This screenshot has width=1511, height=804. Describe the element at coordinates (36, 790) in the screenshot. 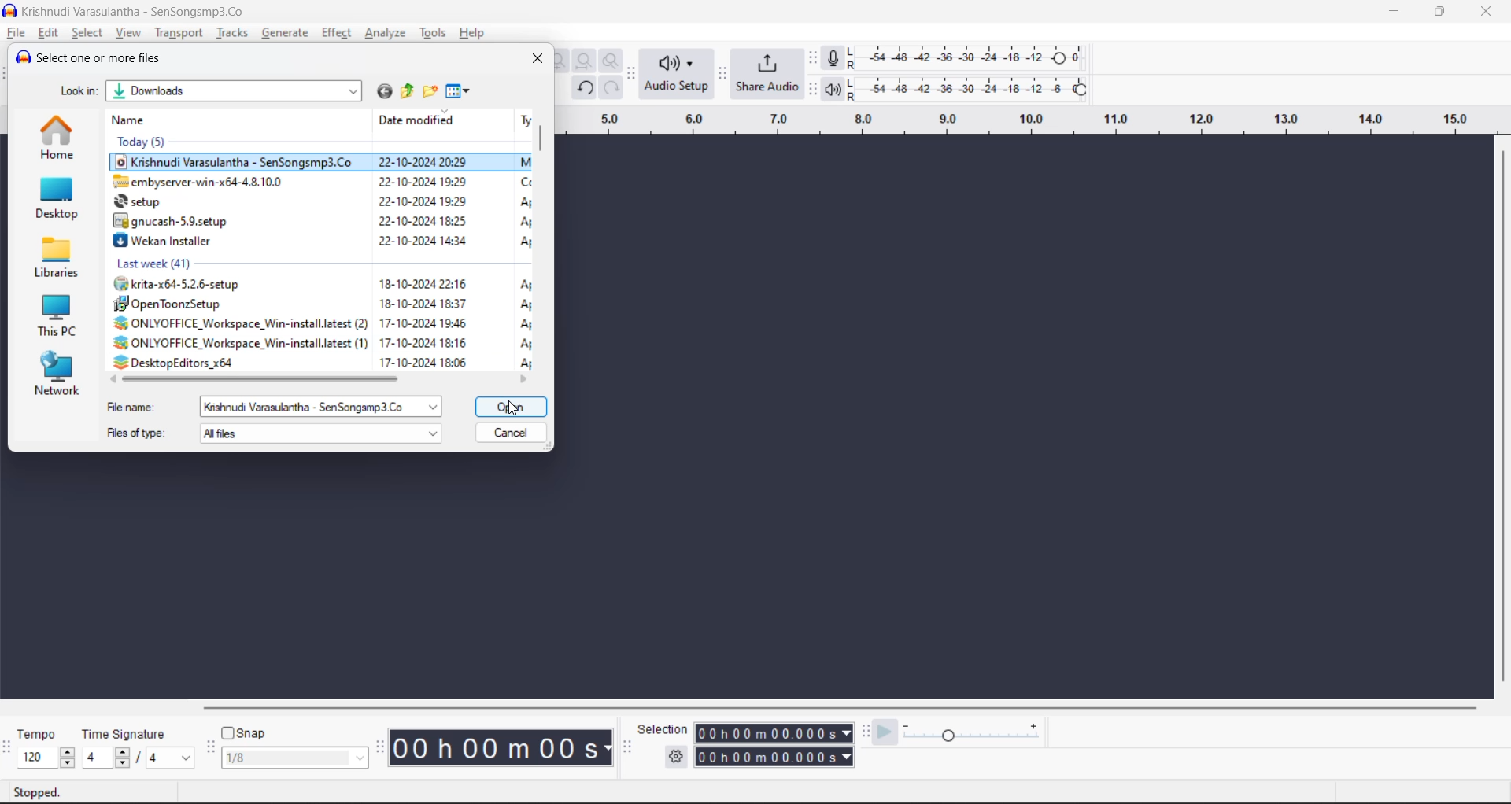

I see `playback status` at that location.